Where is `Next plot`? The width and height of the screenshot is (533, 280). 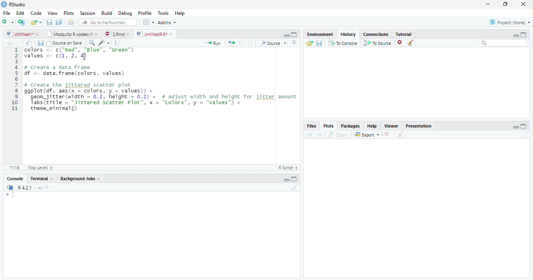
Next plot is located at coordinates (319, 135).